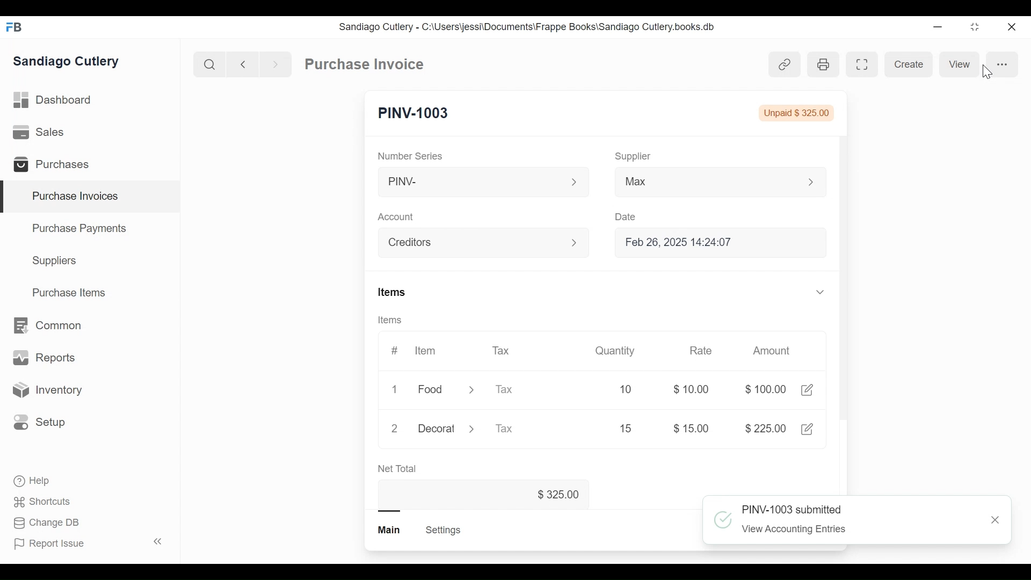  What do you see at coordinates (437, 428) in the screenshot?
I see `Decorat` at bounding box center [437, 428].